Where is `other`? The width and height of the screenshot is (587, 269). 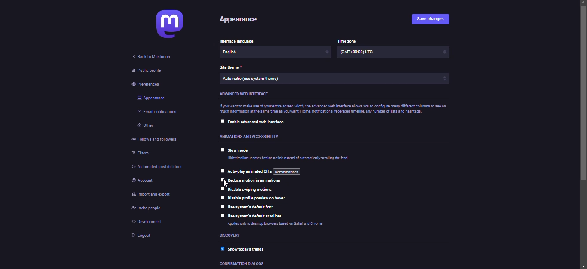 other is located at coordinates (147, 126).